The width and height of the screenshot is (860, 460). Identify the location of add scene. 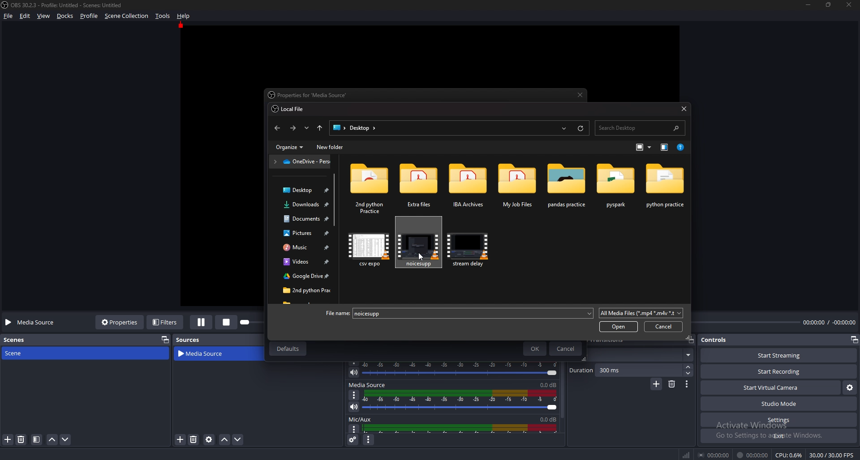
(9, 439).